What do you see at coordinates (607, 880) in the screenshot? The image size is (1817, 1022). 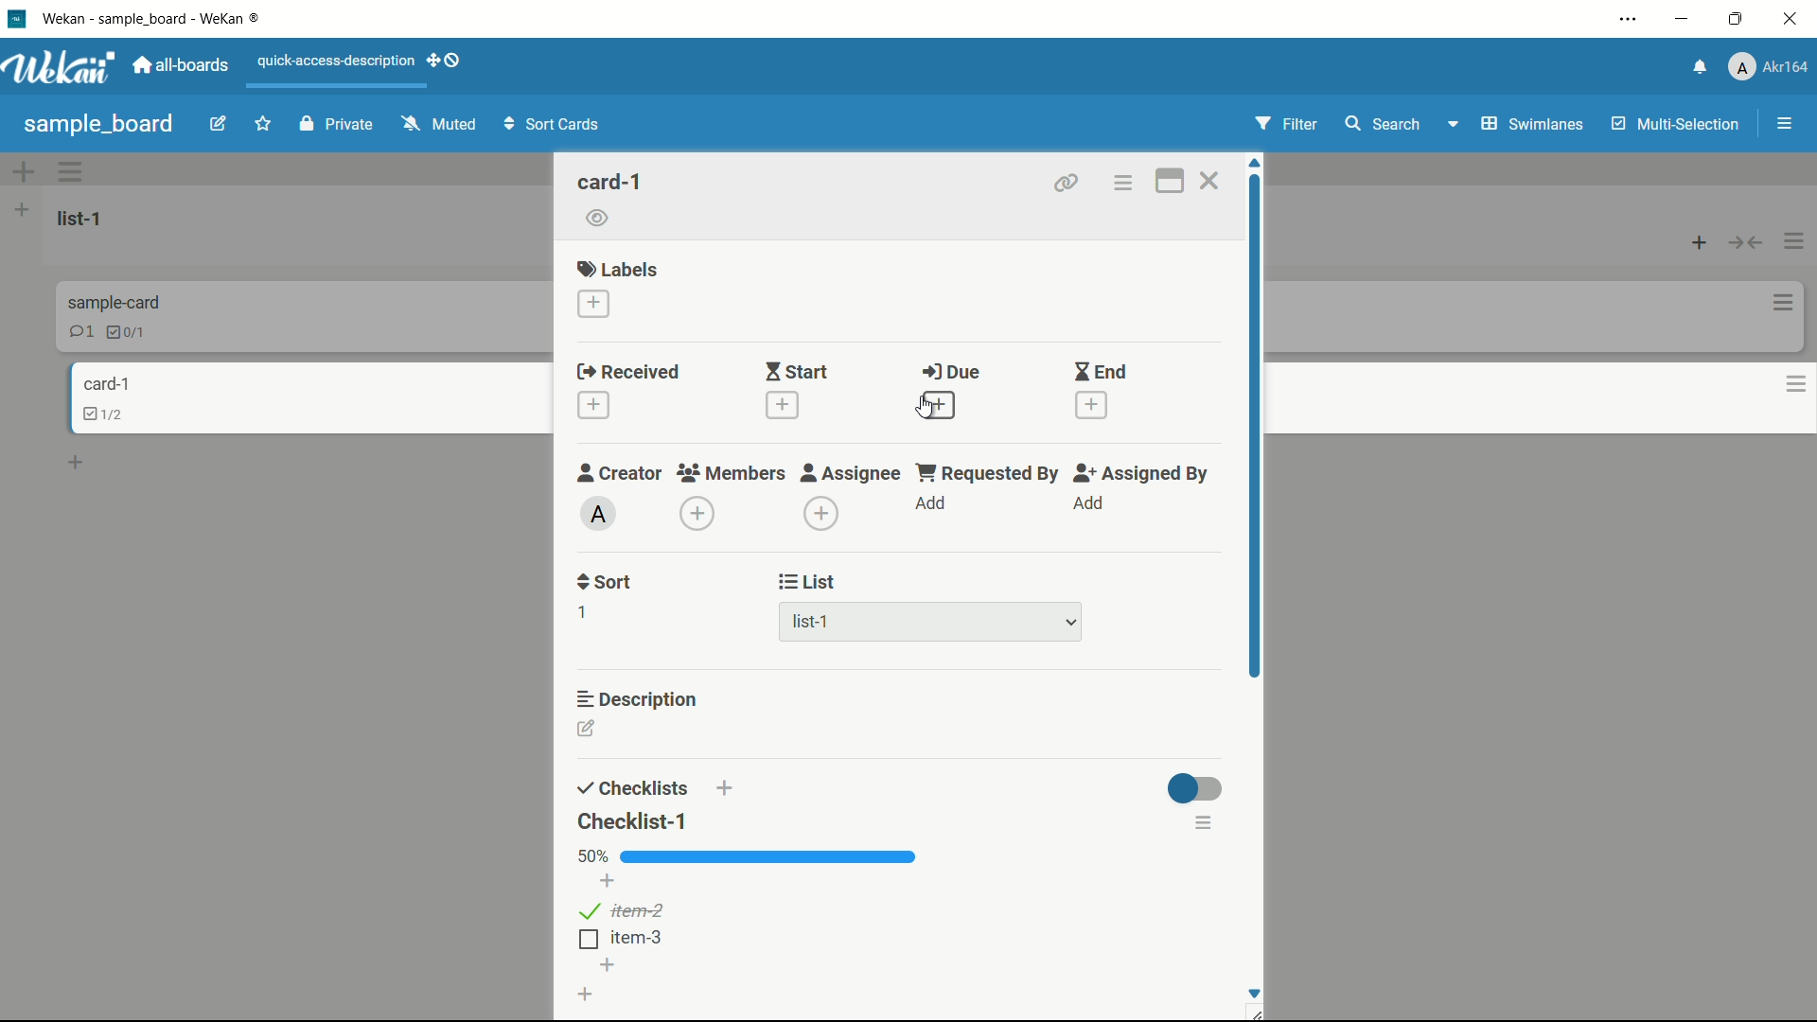 I see `add item` at bounding box center [607, 880].